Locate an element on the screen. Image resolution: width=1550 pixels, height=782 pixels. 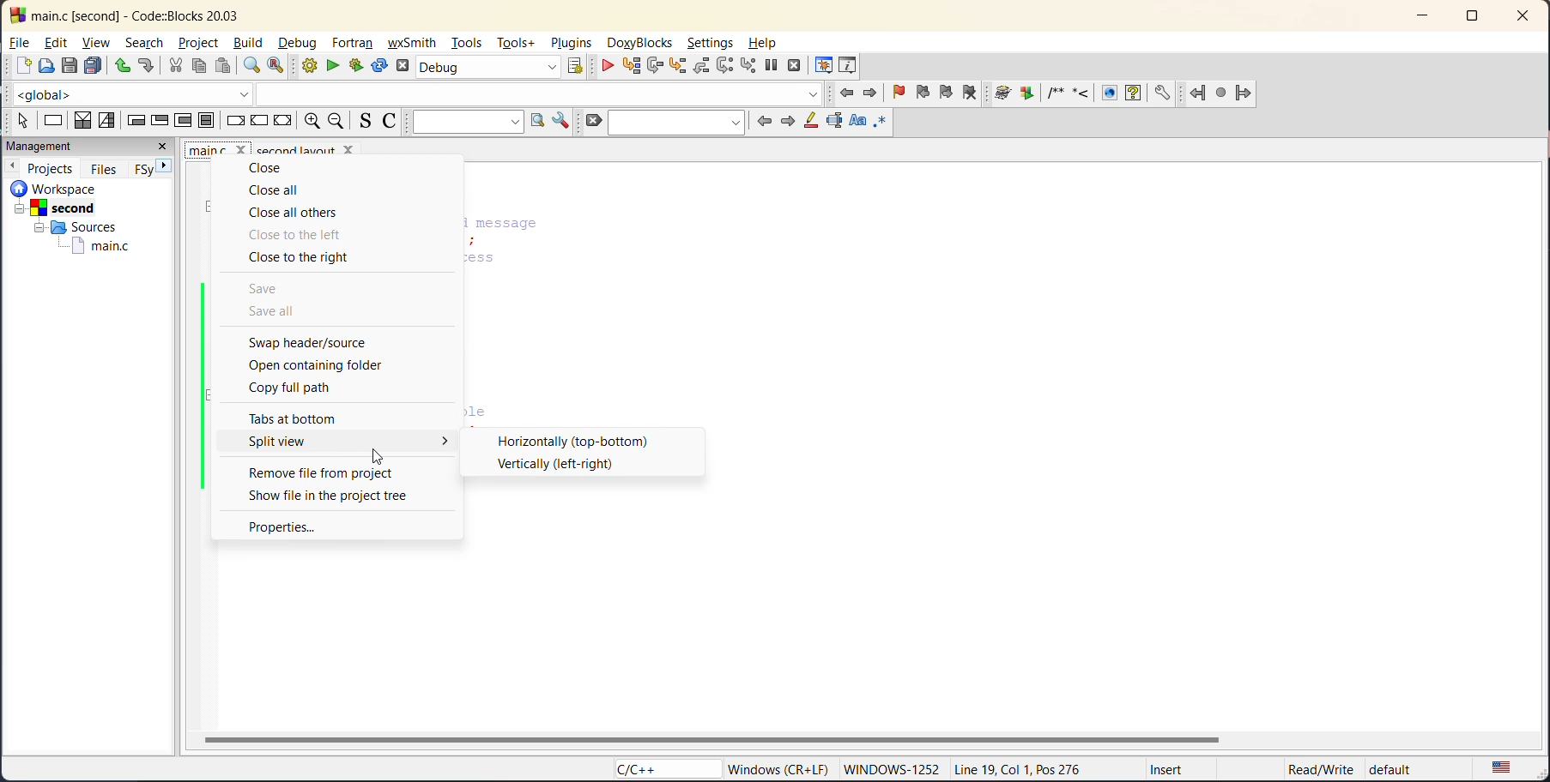
selected text is located at coordinates (833, 123).